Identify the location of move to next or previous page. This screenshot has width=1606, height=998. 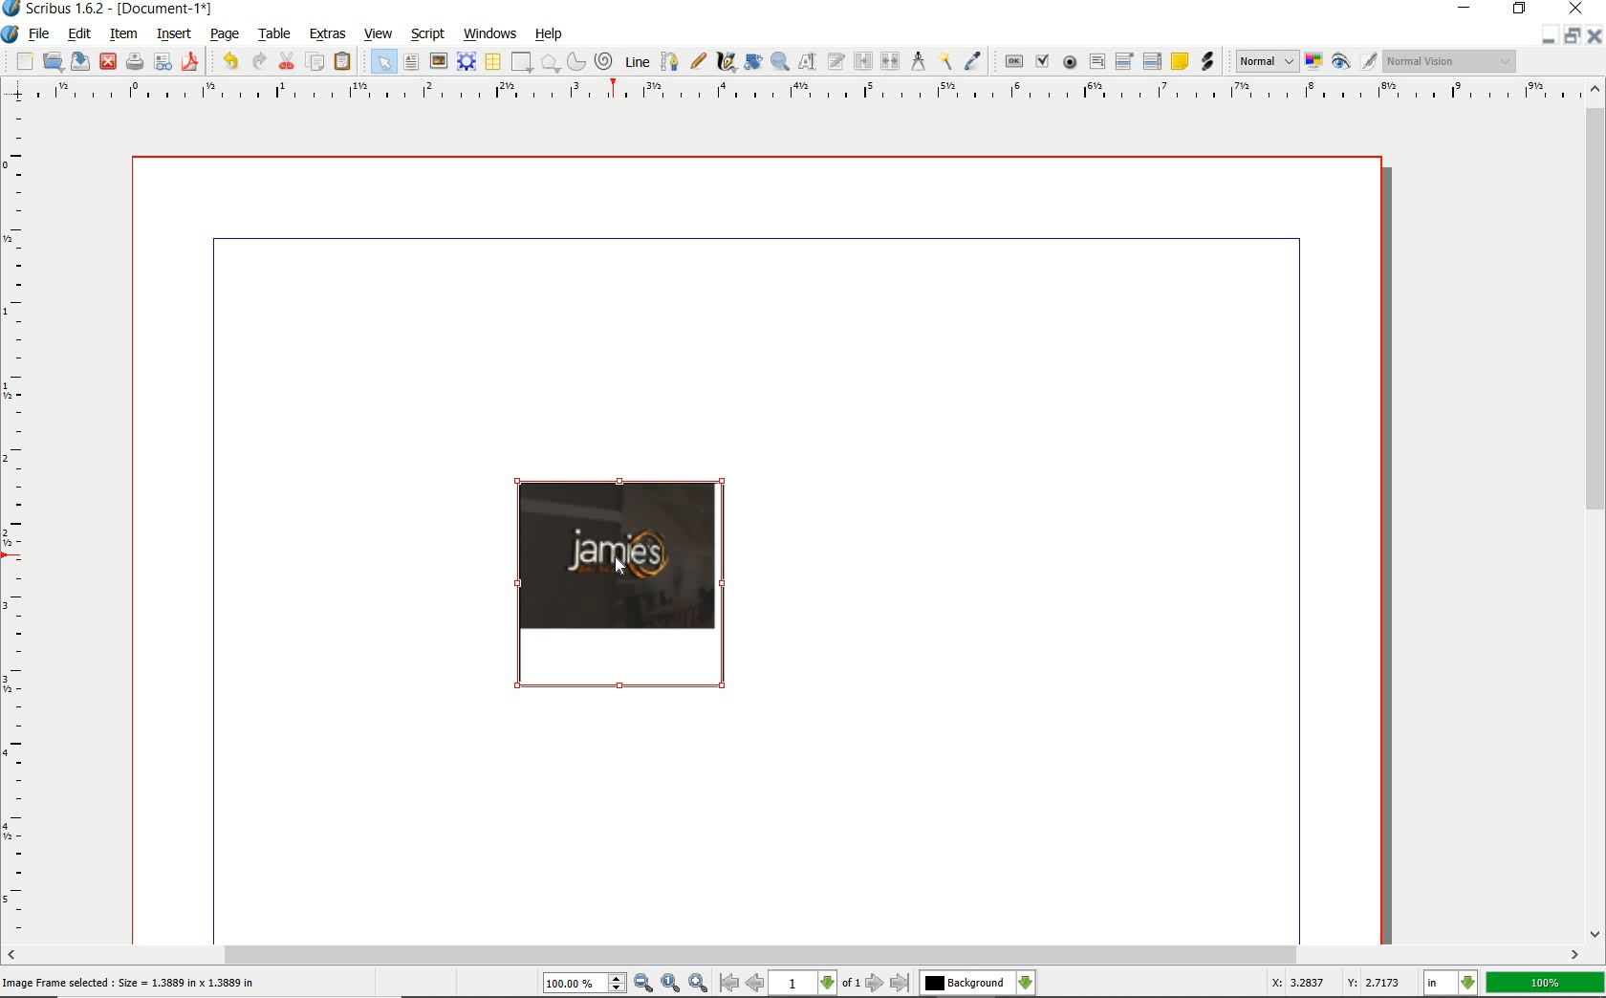
(814, 984).